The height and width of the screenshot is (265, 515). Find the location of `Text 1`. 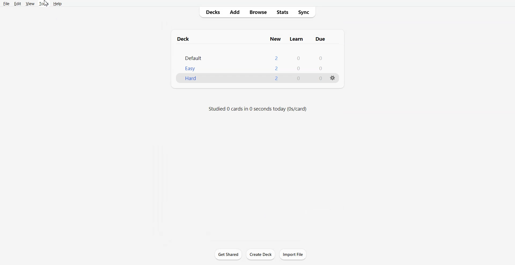

Text 1 is located at coordinates (251, 38).